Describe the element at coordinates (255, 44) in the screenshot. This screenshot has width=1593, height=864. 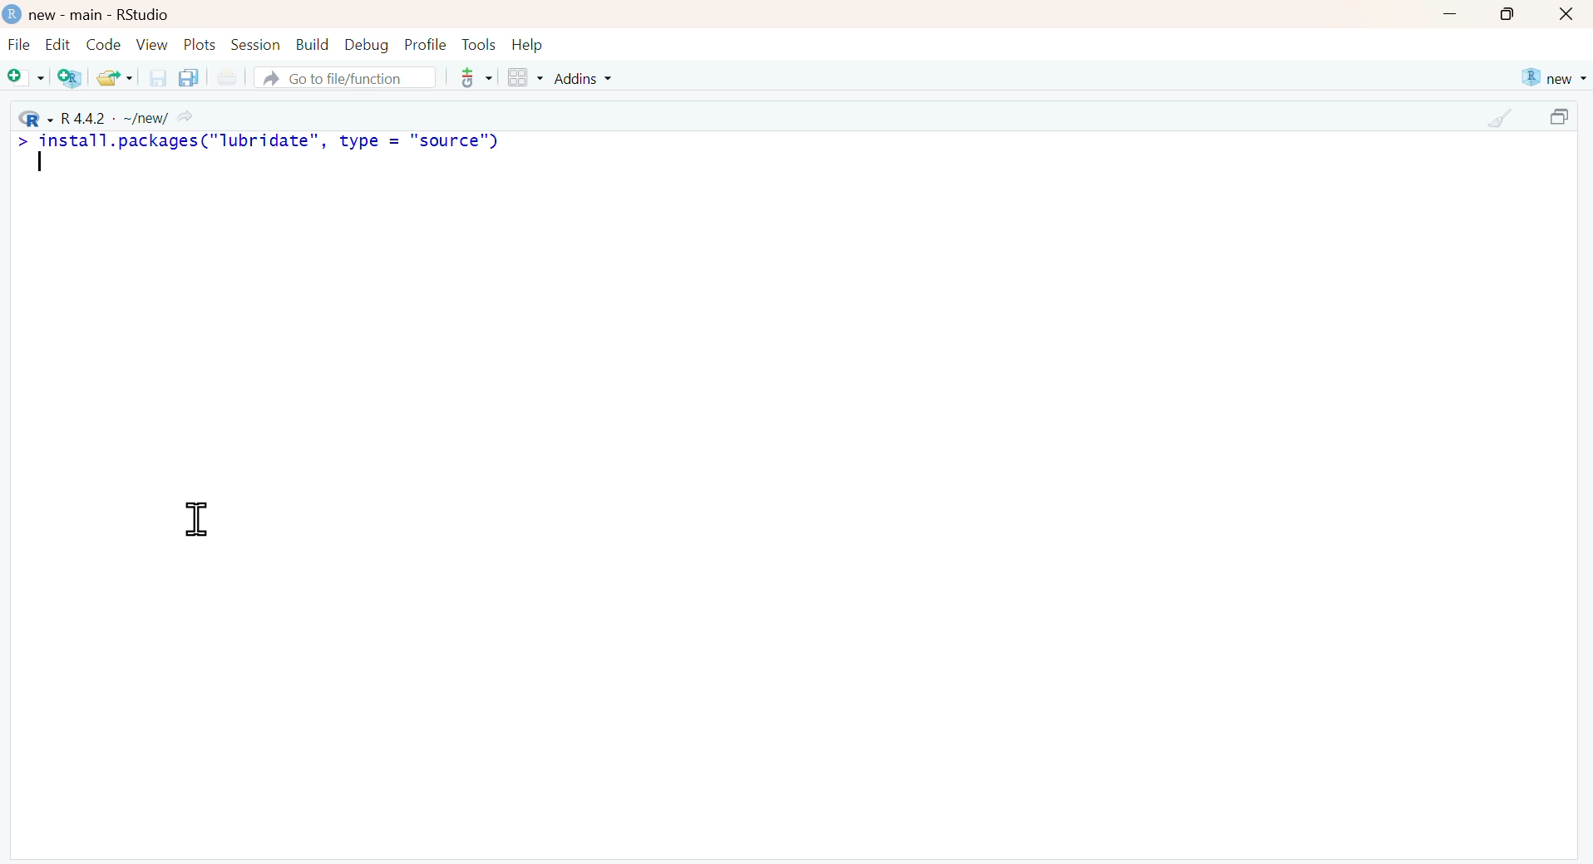
I see `Session` at that location.